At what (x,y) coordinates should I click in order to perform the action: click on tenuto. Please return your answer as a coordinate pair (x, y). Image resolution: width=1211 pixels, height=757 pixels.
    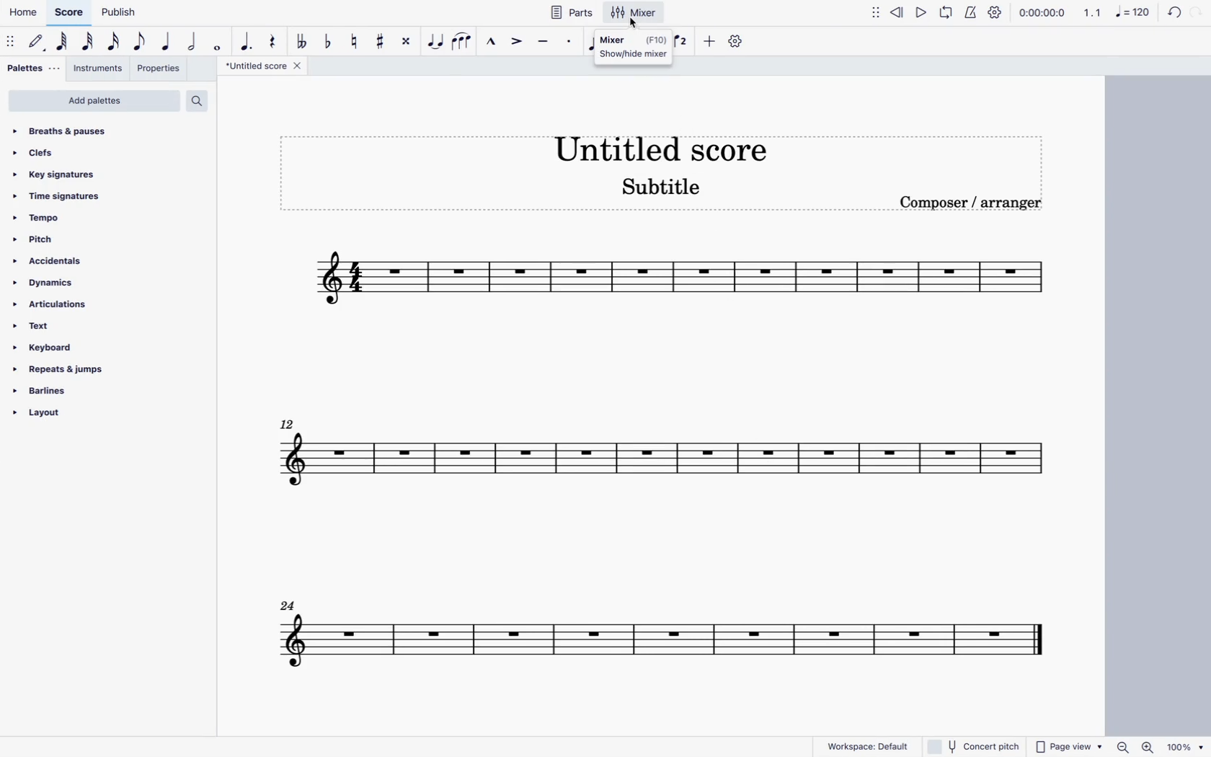
    Looking at the image, I should click on (544, 41).